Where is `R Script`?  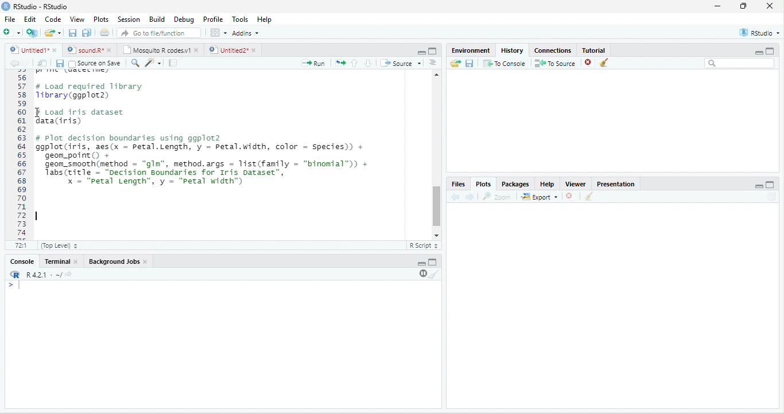 R Script is located at coordinates (423, 245).